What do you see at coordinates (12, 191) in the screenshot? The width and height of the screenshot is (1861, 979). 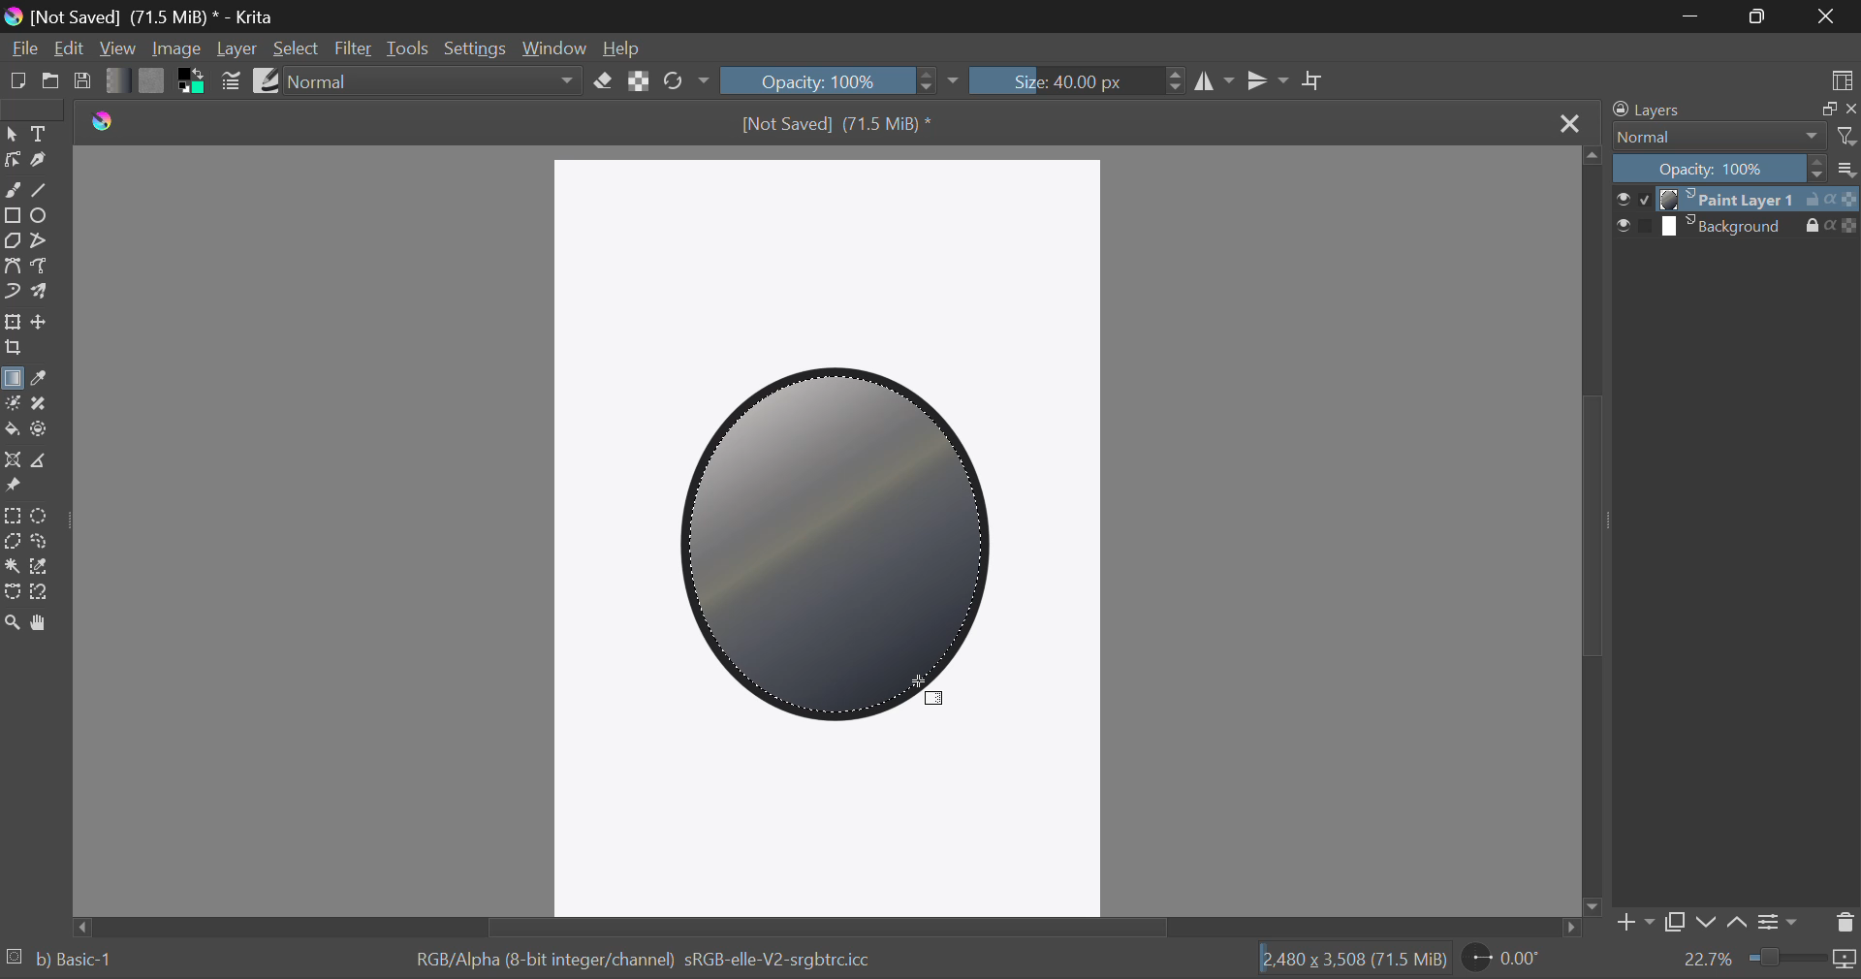 I see `Freehand` at bounding box center [12, 191].